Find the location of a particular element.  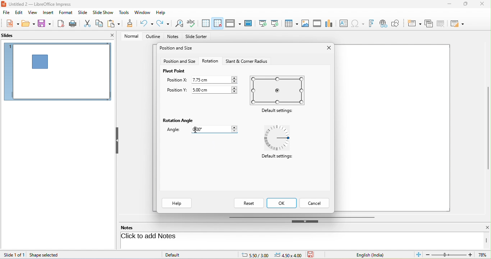

click to add notes is located at coordinates (177, 237).